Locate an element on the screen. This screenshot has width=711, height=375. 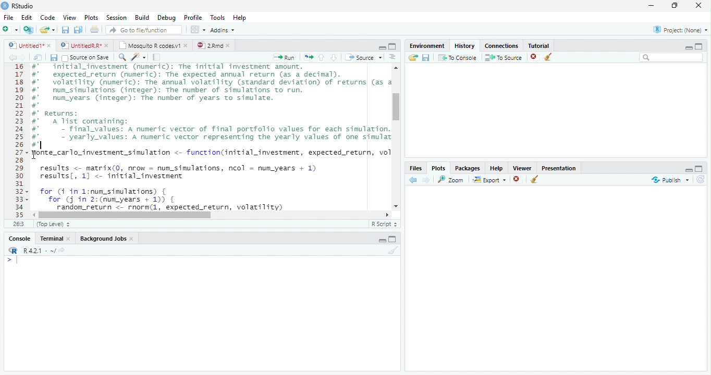
Go to previous section of code is located at coordinates (322, 58).